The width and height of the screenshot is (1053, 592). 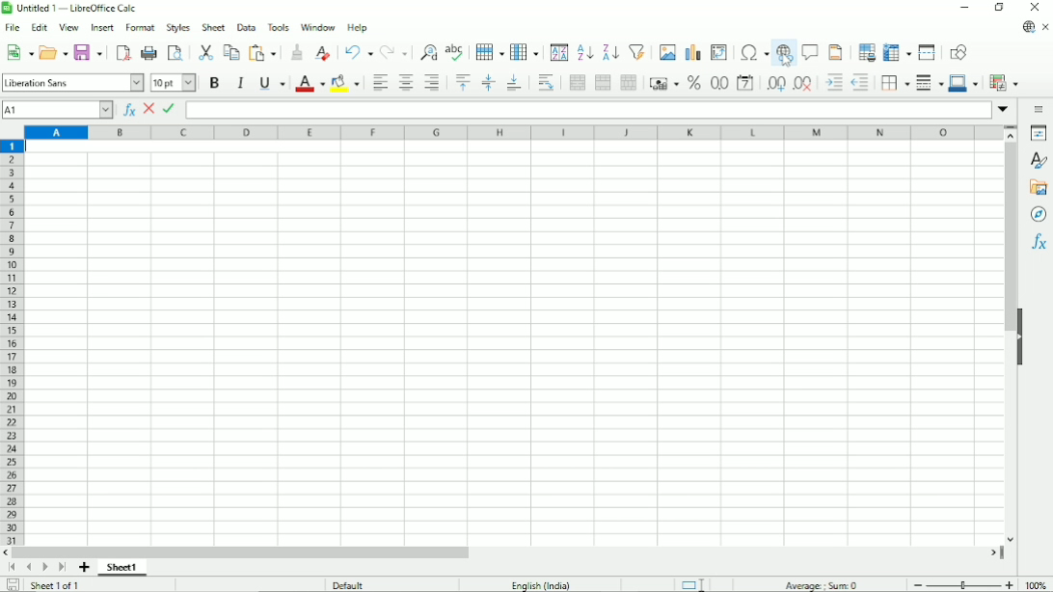 What do you see at coordinates (240, 82) in the screenshot?
I see `Italic` at bounding box center [240, 82].